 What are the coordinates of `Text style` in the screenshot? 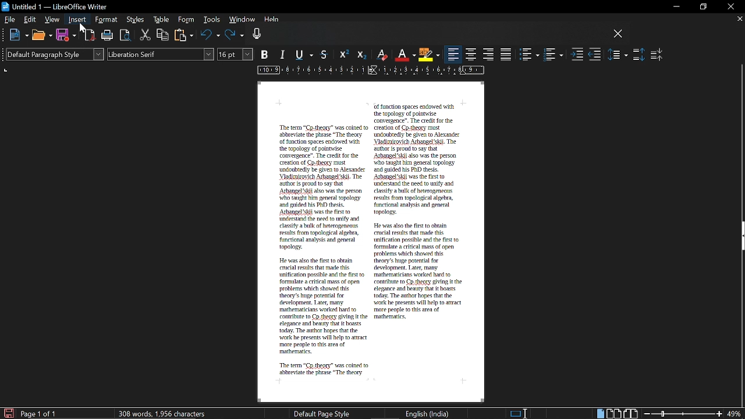 It's located at (161, 55).